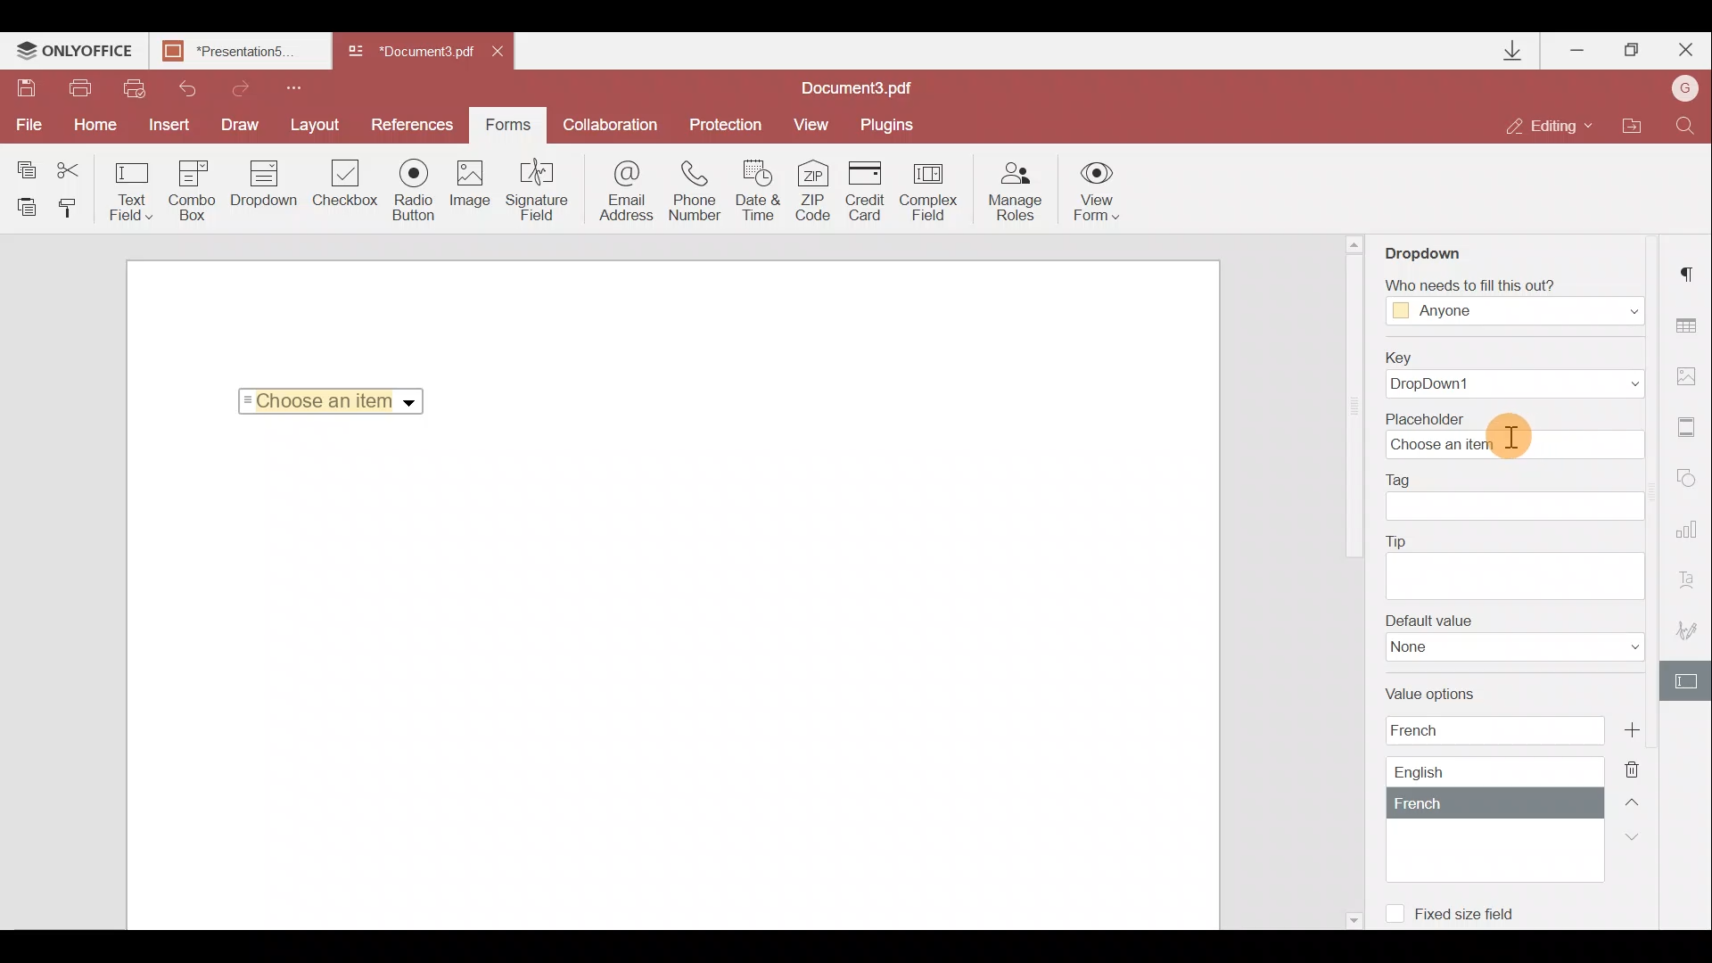 Image resolution: width=1712 pixels, height=963 pixels. Describe the element at coordinates (1686, 124) in the screenshot. I see `Find` at that location.